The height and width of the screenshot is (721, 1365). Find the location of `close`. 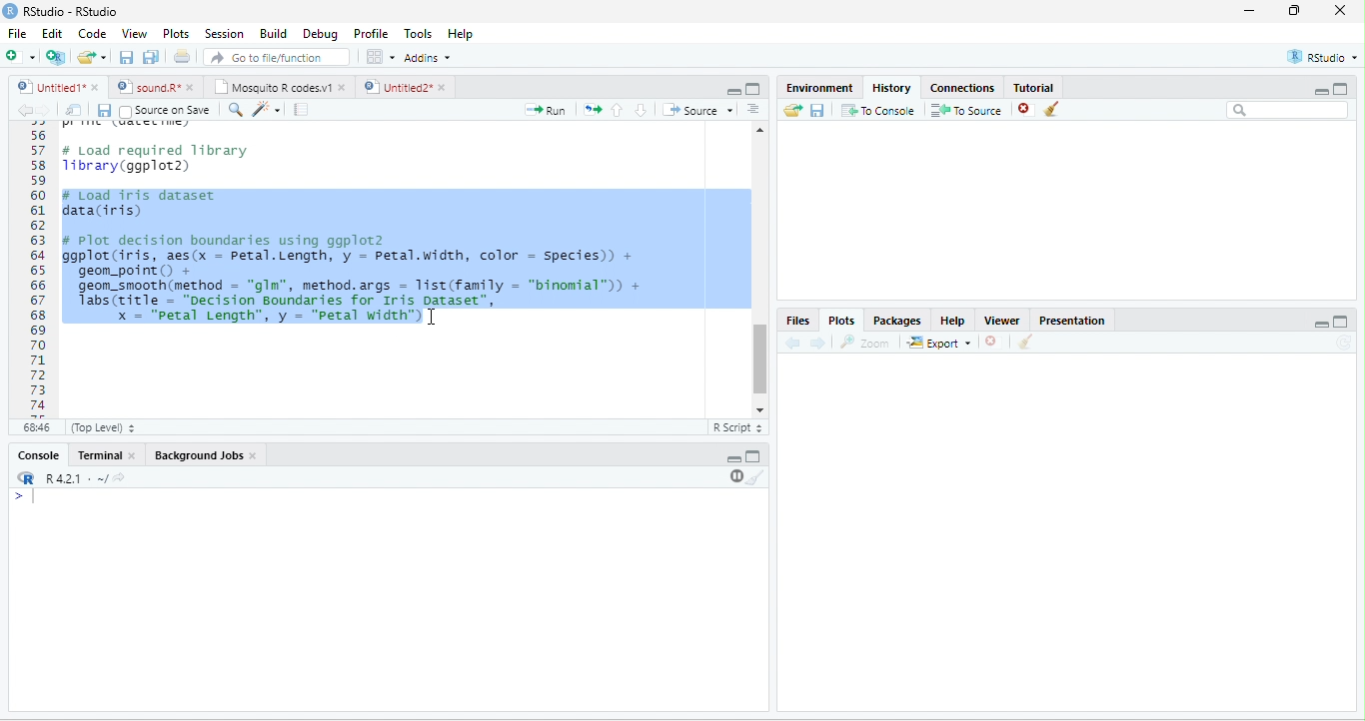

close is located at coordinates (1340, 10).